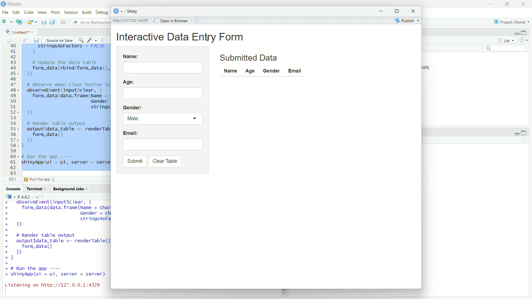 This screenshot has height=299, width=532. I want to click on string code, so click(68, 49).